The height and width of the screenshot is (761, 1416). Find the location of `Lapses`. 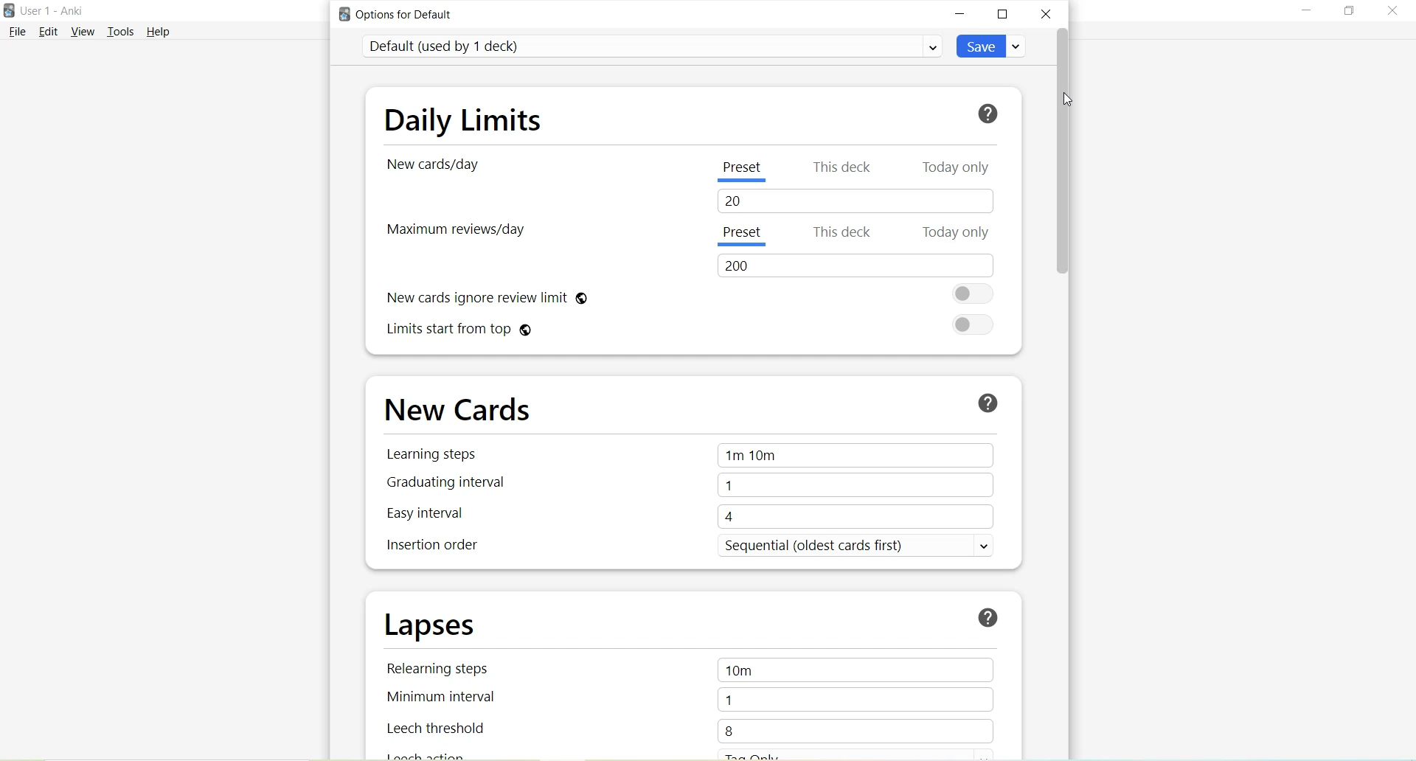

Lapses is located at coordinates (445, 625).